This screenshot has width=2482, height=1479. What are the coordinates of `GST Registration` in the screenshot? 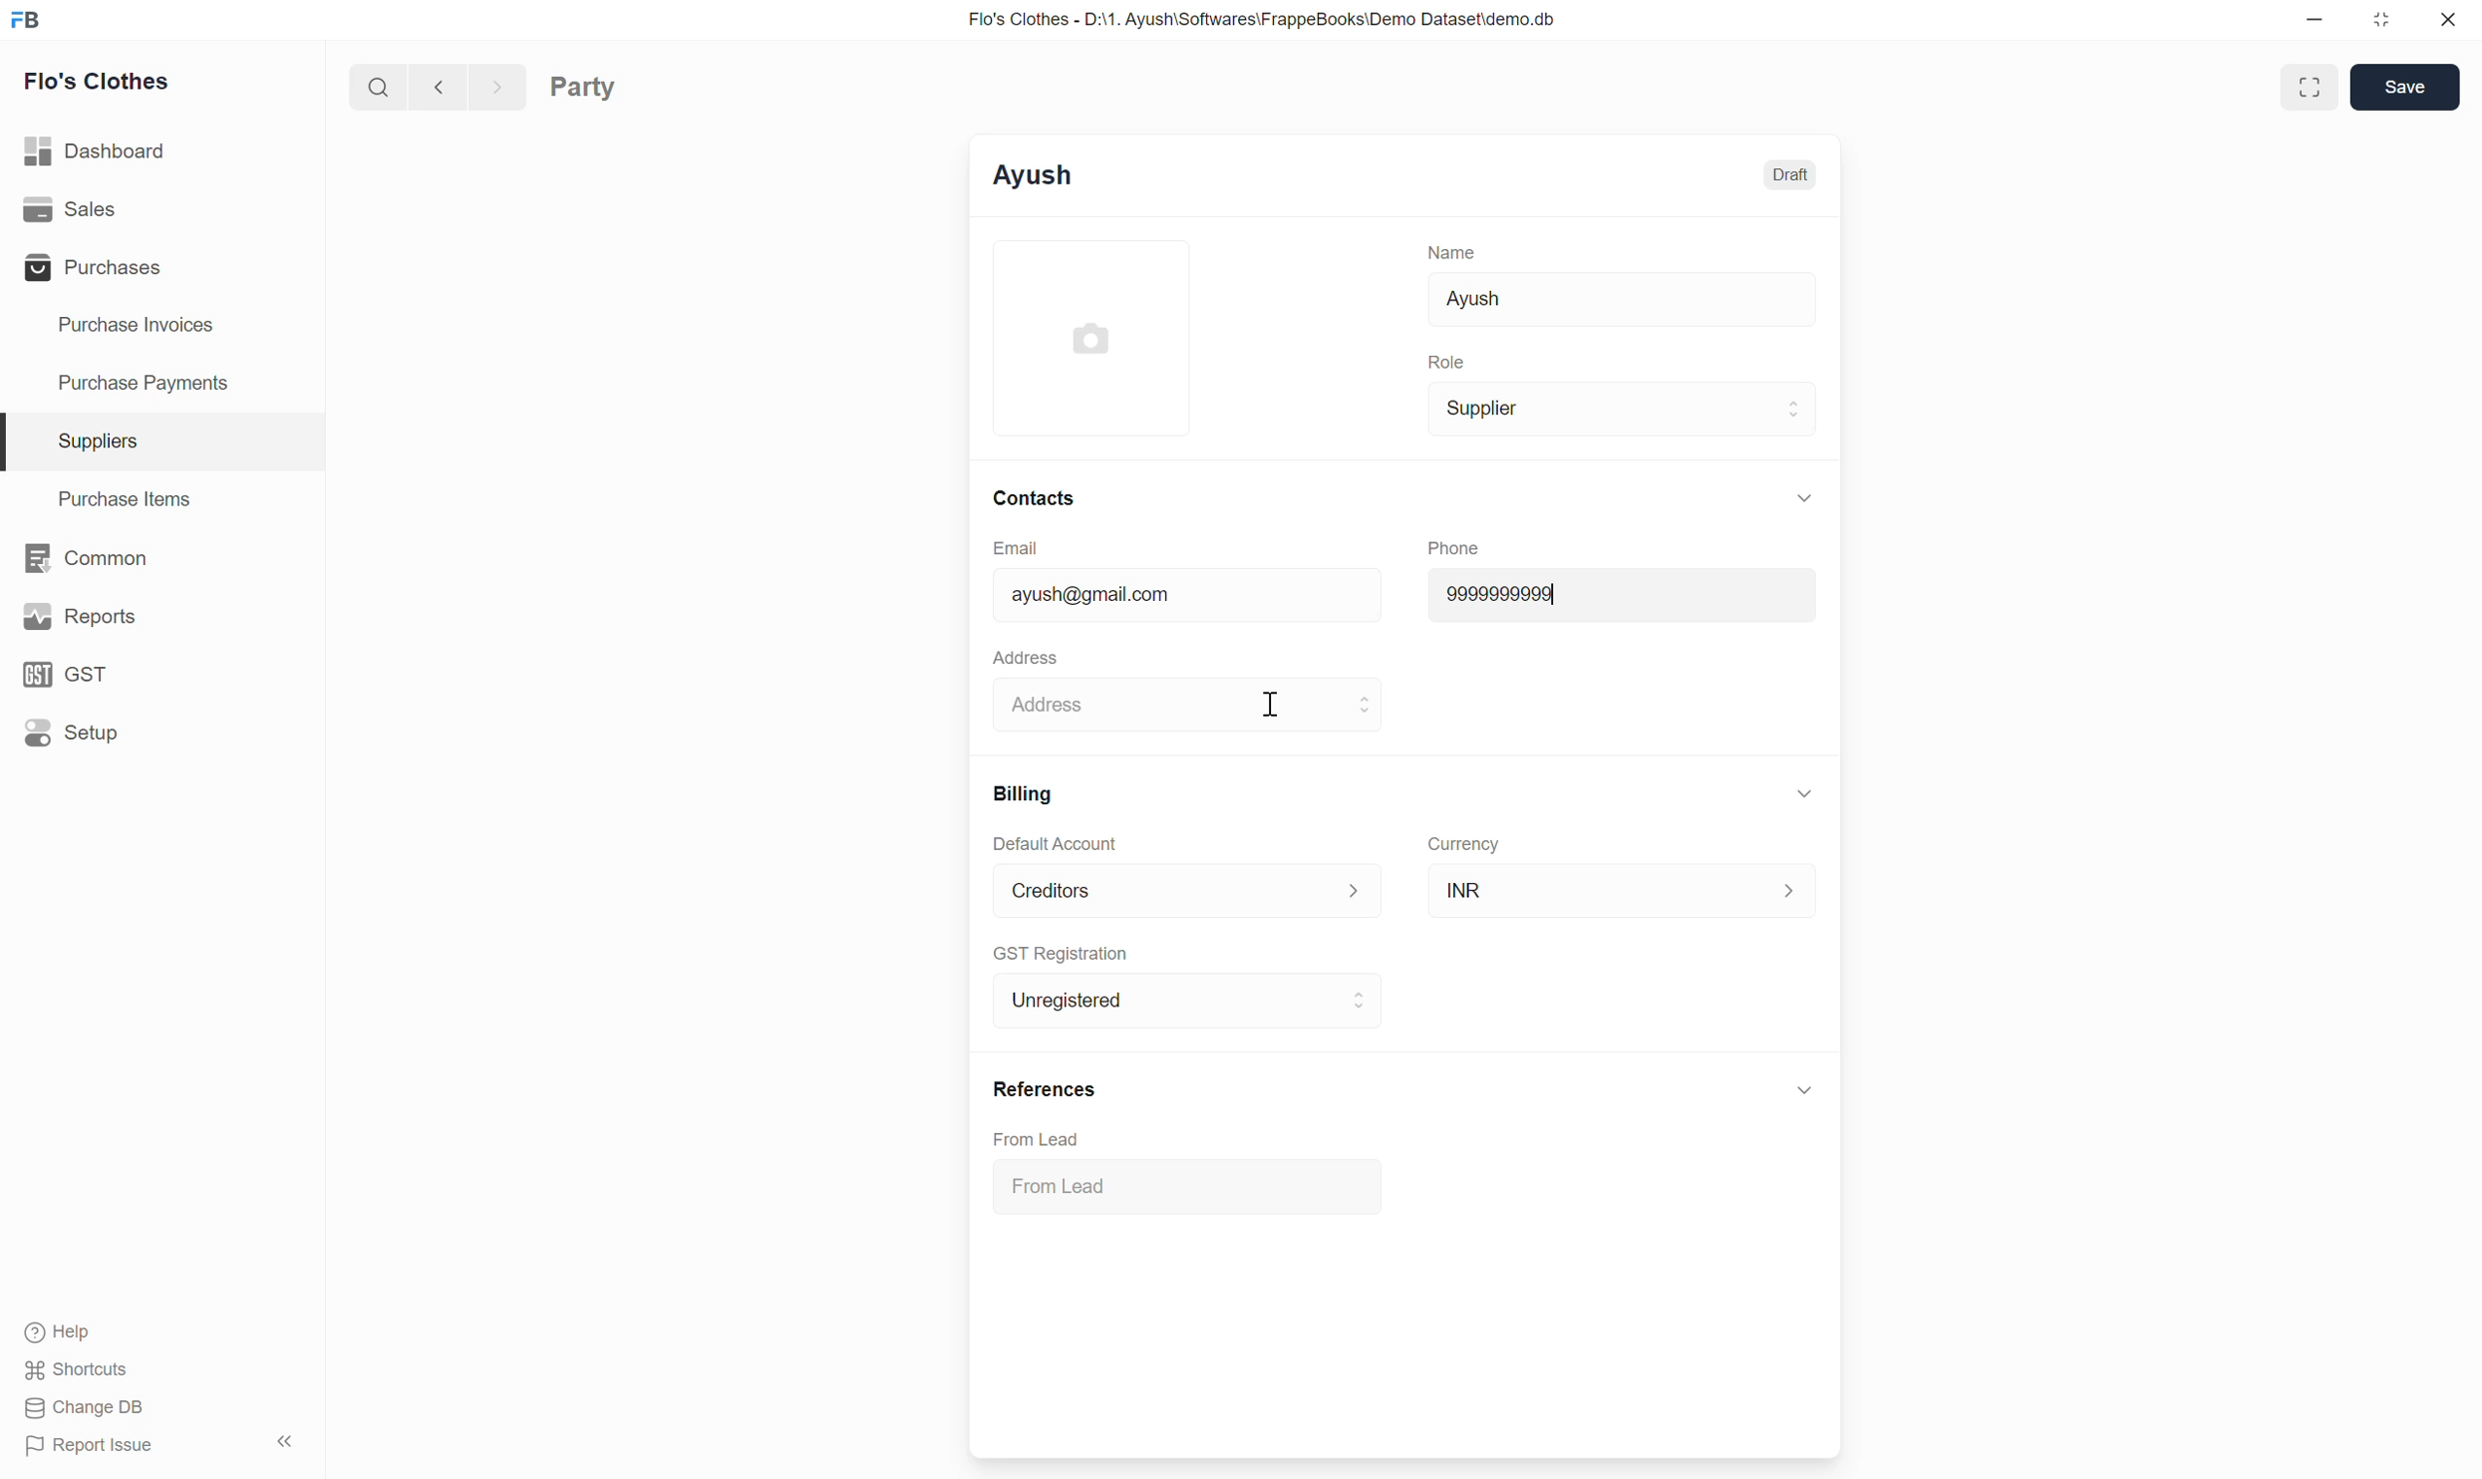 It's located at (1061, 954).